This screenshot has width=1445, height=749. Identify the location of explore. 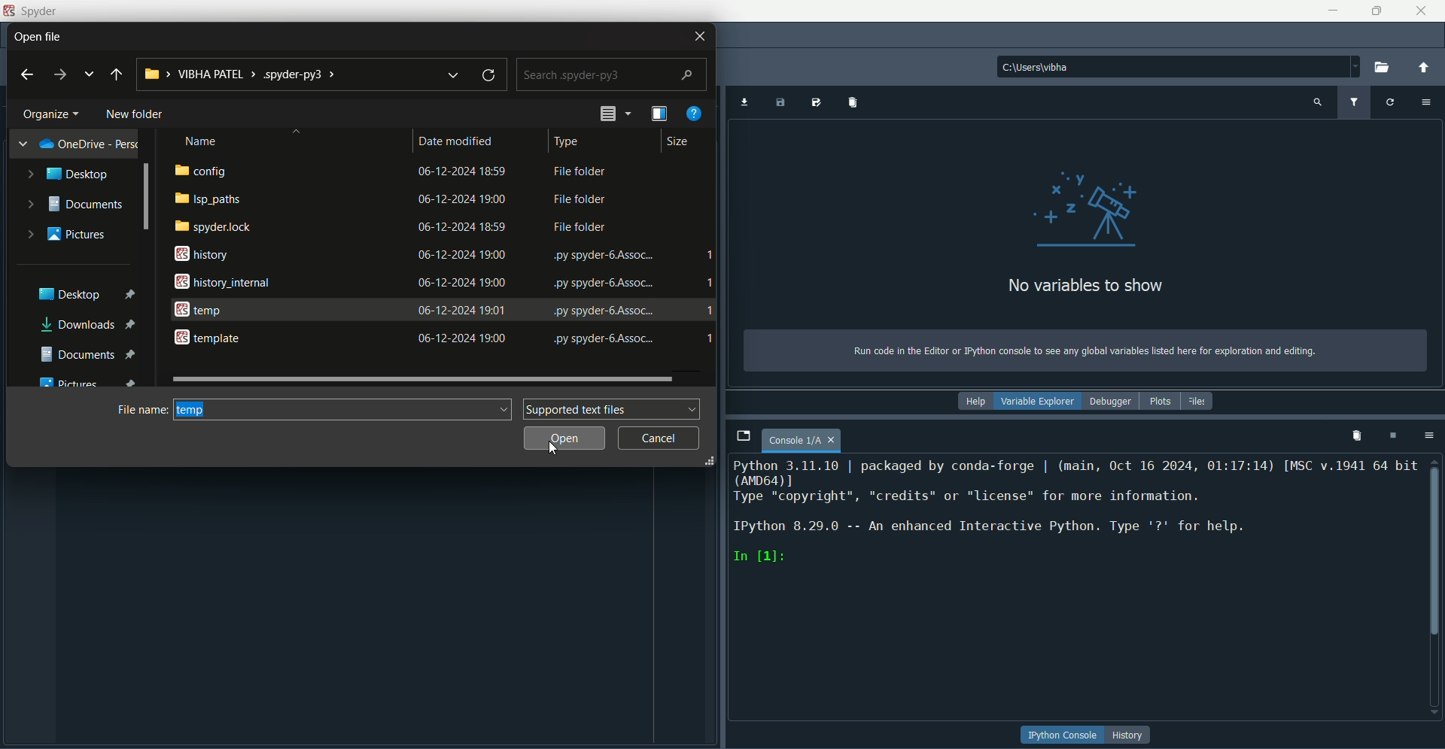
(90, 74).